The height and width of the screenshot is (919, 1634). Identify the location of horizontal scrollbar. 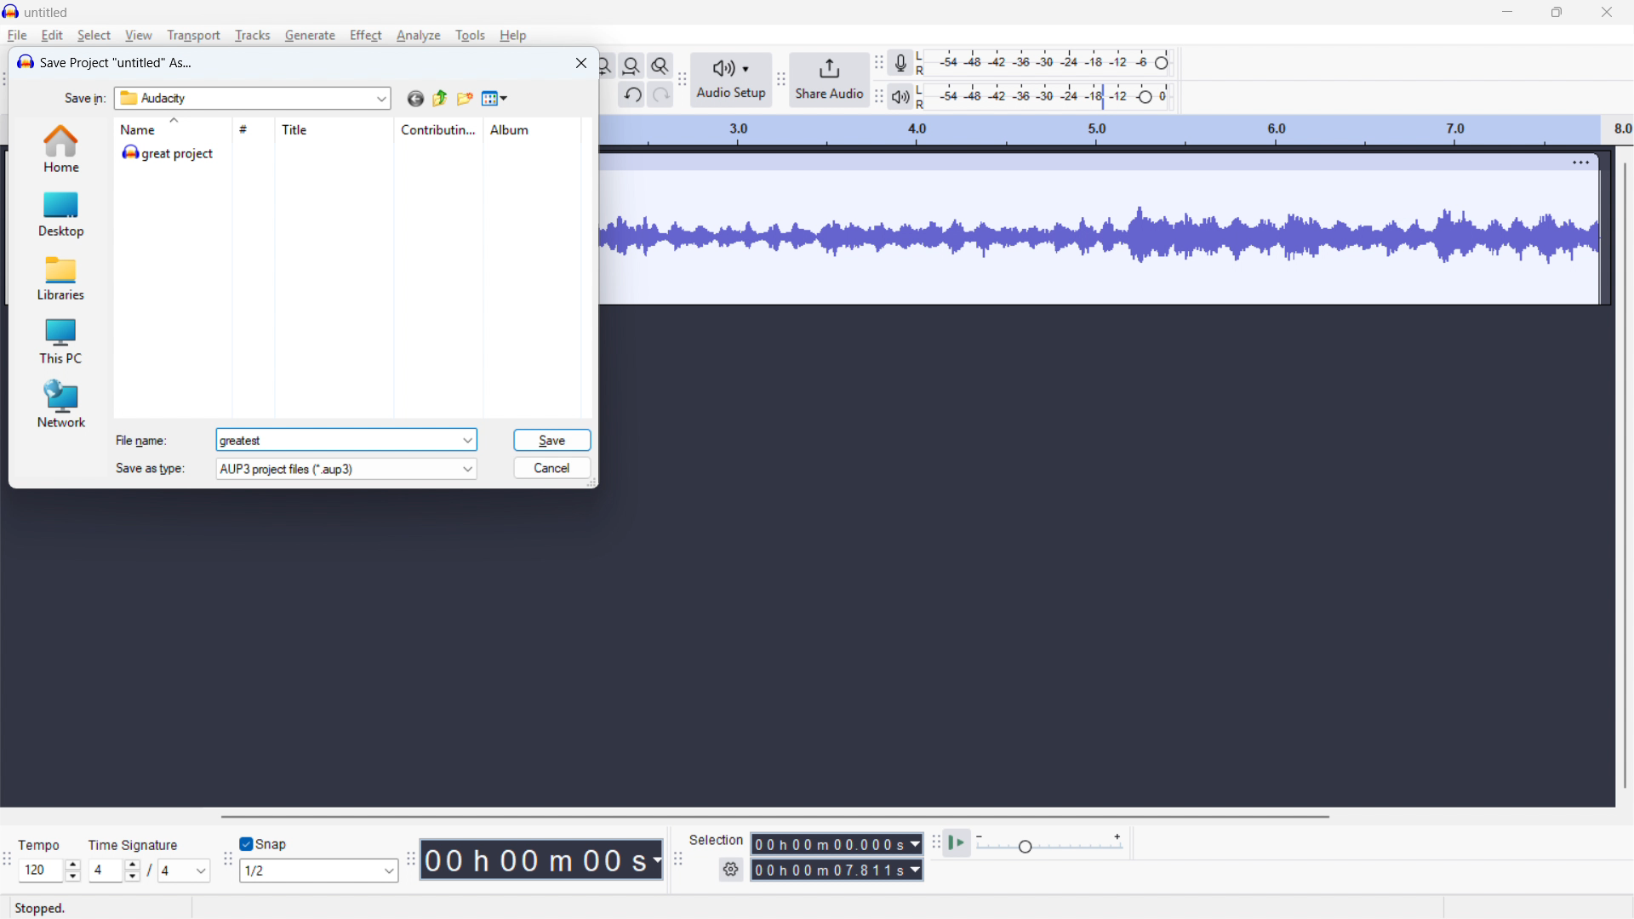
(774, 817).